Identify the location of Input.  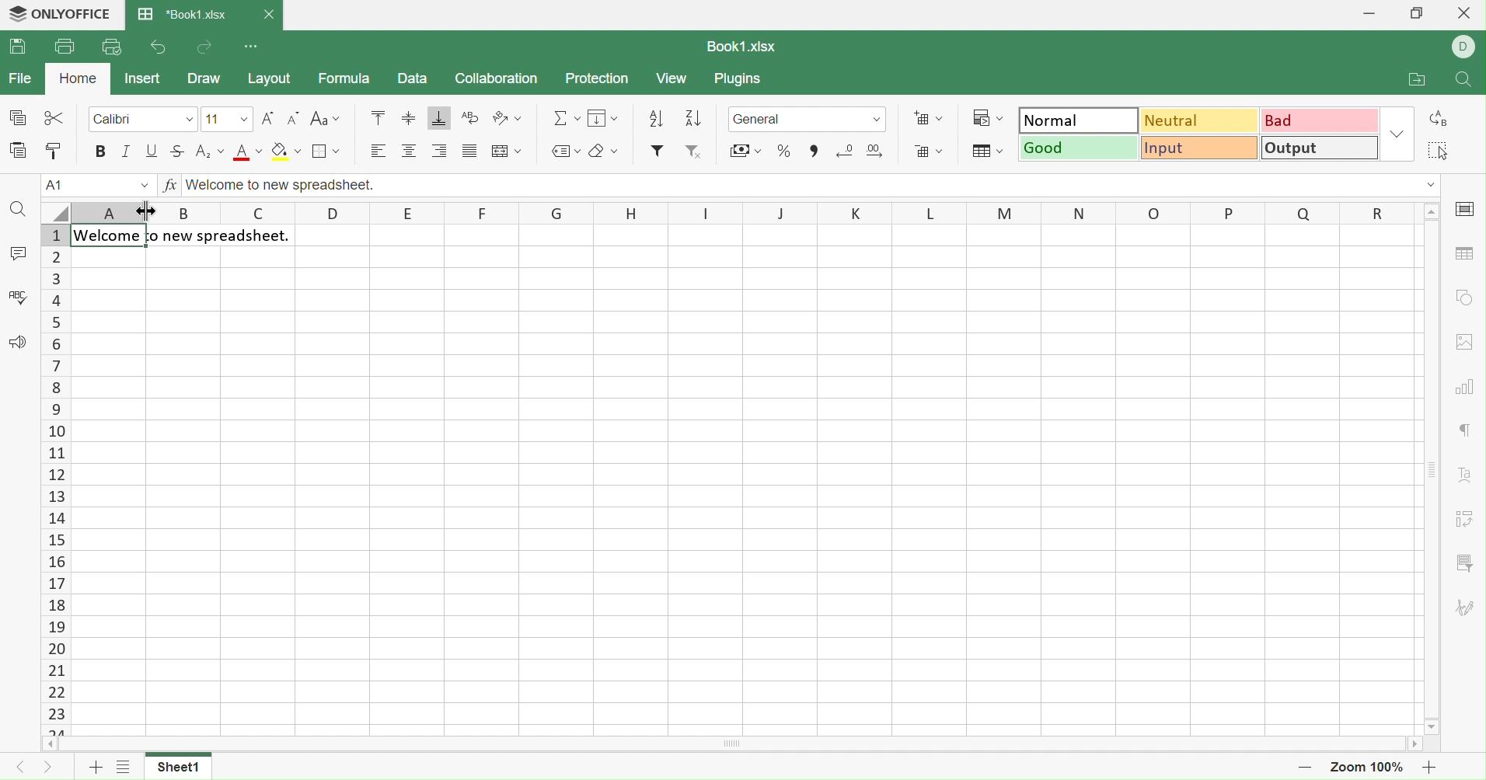
(1202, 148).